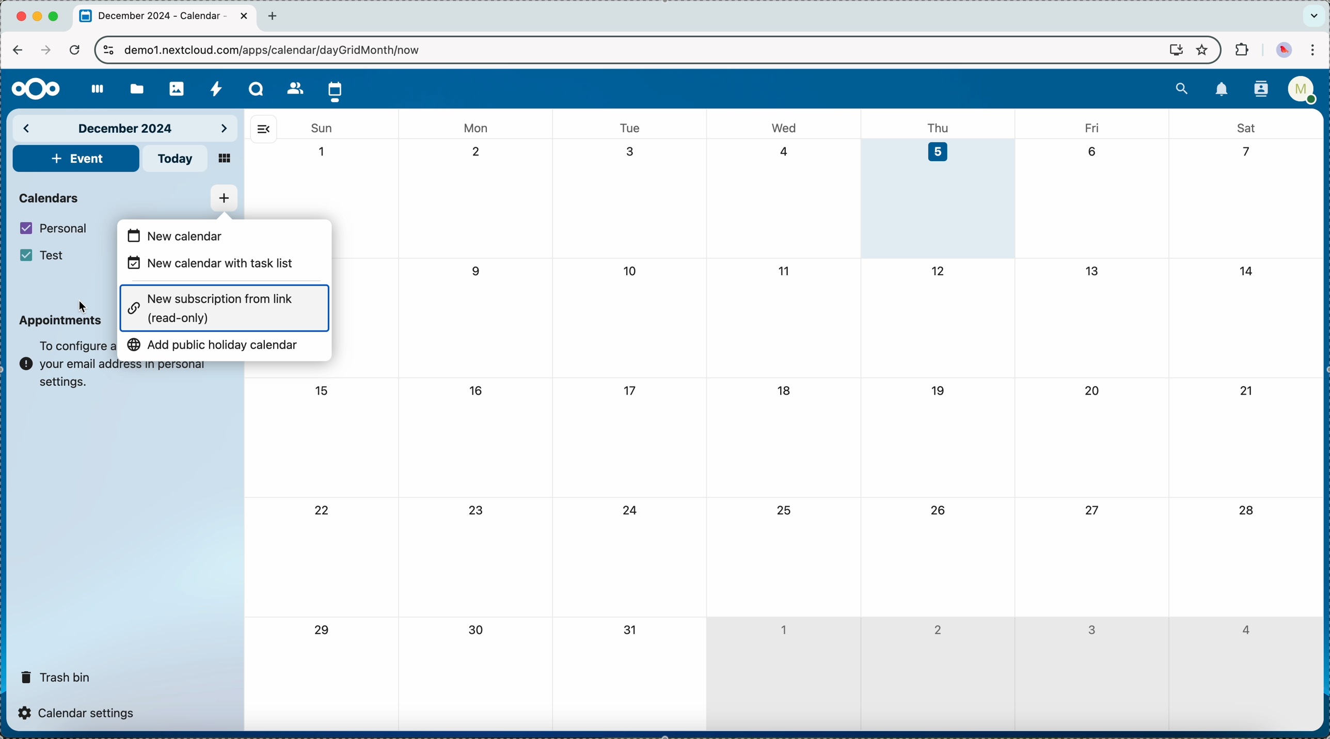 This screenshot has height=739, width=1330. Describe the element at coordinates (31, 89) in the screenshot. I see `Nextcloud logo` at that location.